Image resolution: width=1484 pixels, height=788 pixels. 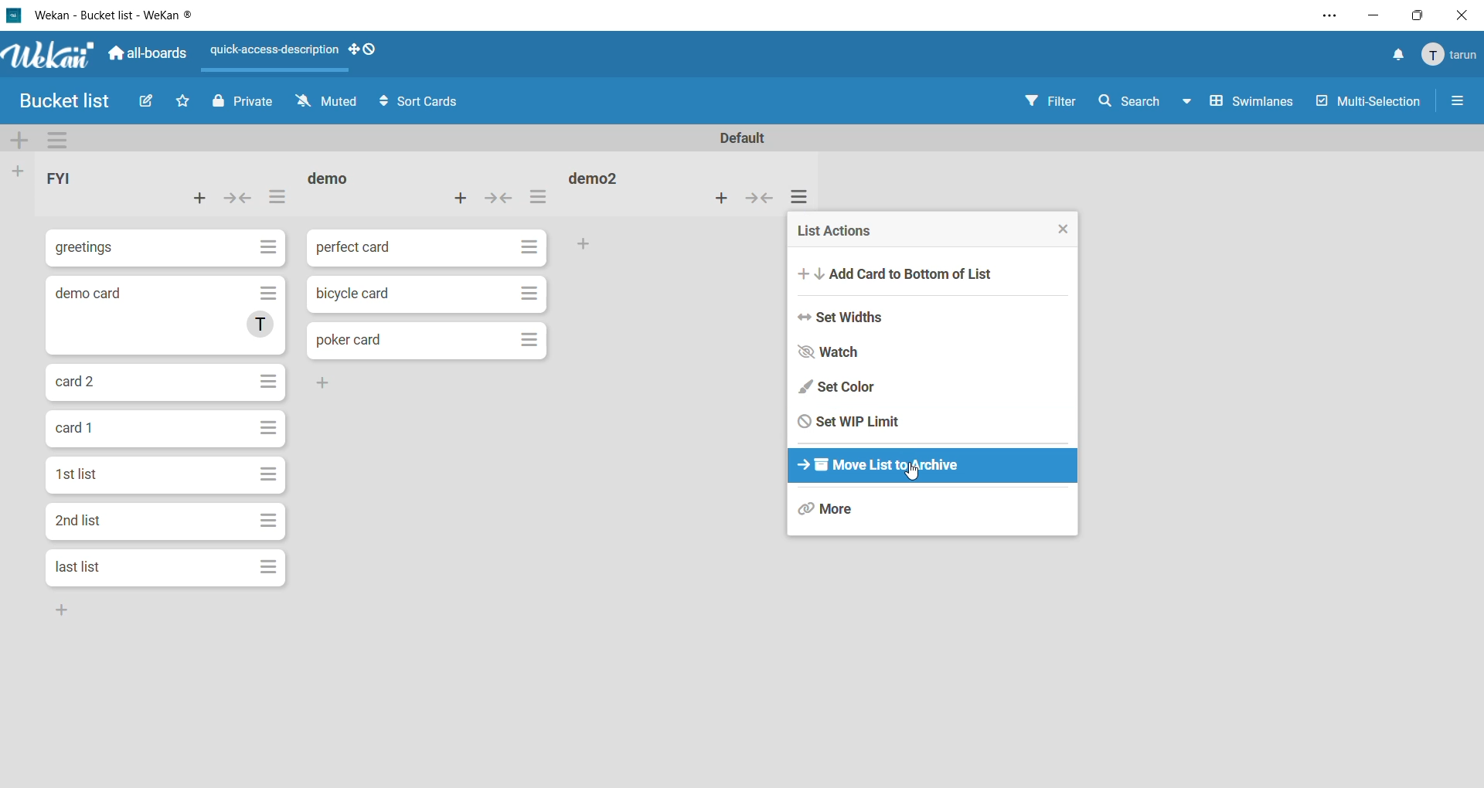 I want to click on multiselection, so click(x=1368, y=103).